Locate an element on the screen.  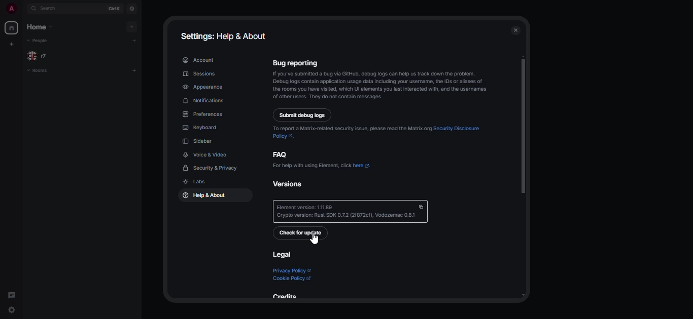
legal is located at coordinates (282, 253).